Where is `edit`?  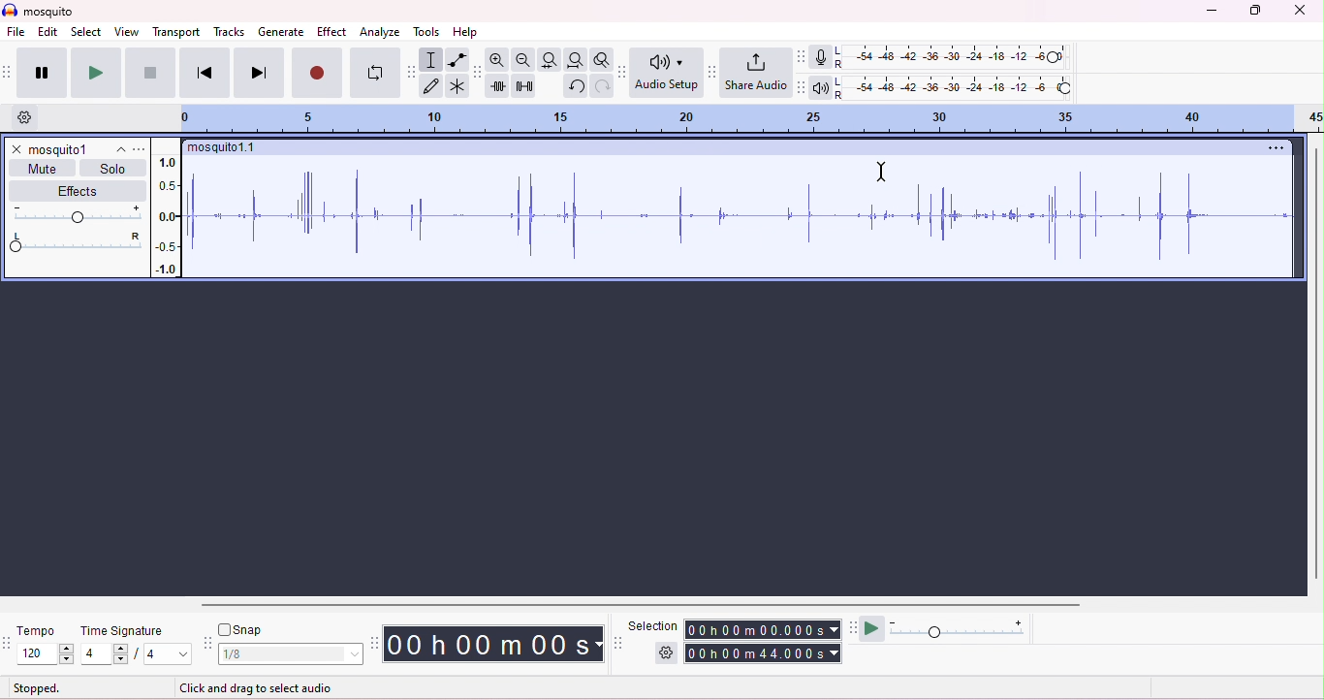
edit is located at coordinates (48, 33).